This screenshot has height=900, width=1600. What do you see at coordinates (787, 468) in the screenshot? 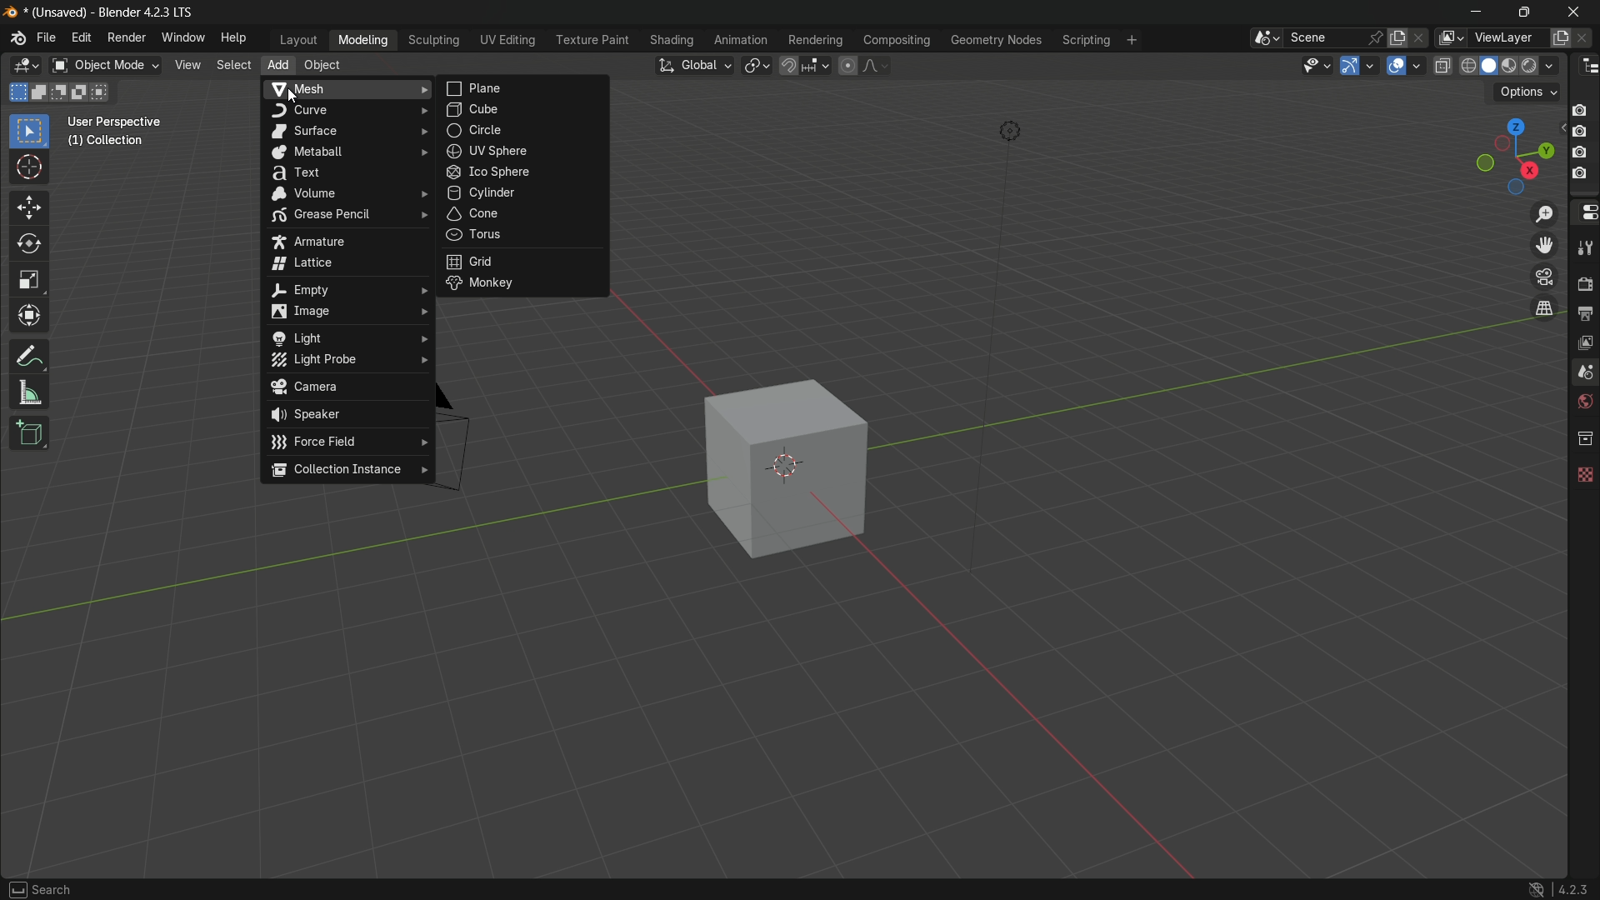
I see `cube` at bounding box center [787, 468].